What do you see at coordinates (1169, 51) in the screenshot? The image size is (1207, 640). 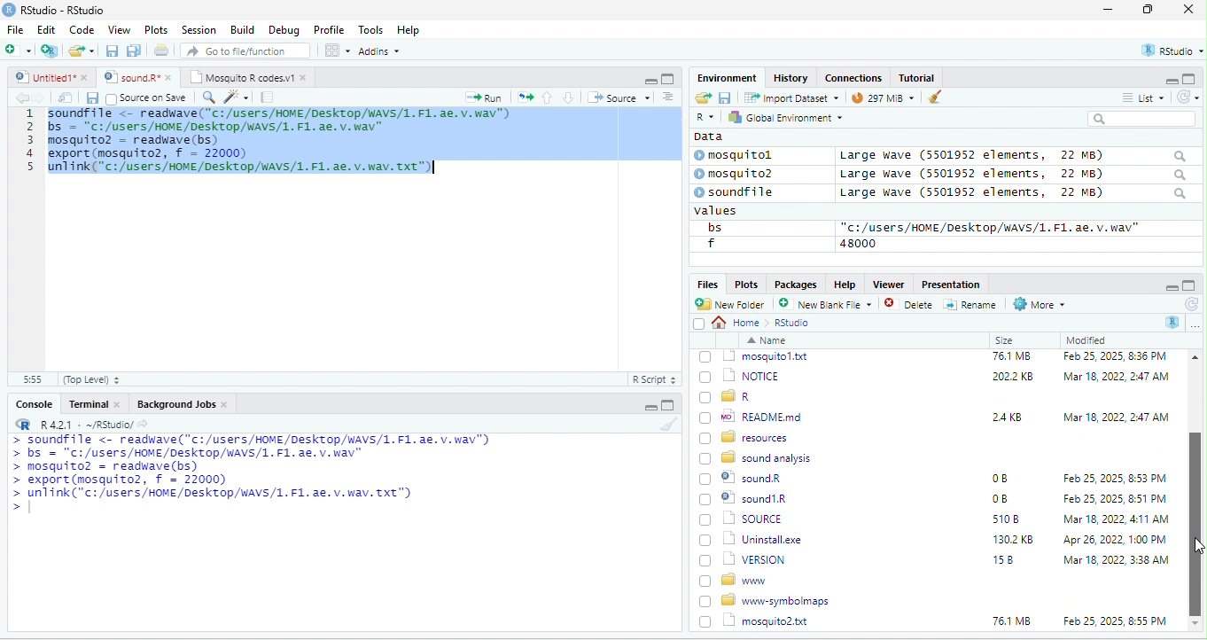 I see `rstudio` at bounding box center [1169, 51].